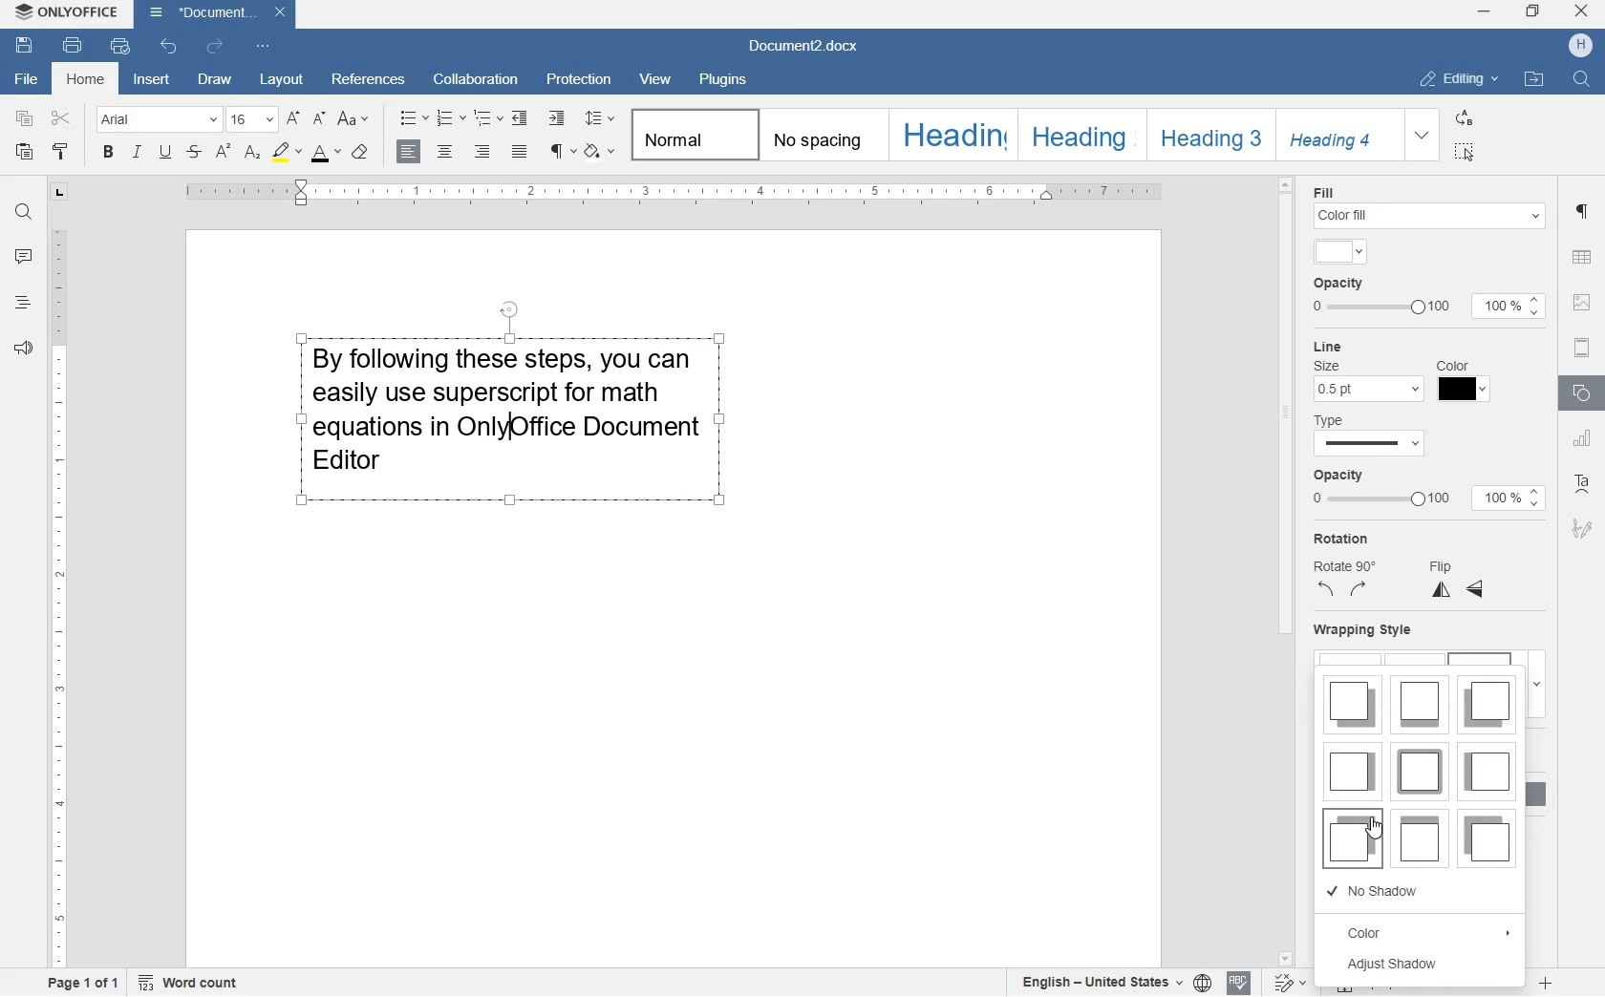 The height and width of the screenshot is (997, 1605). I want to click on EXPAND FORMATTING STYLE, so click(1422, 136).